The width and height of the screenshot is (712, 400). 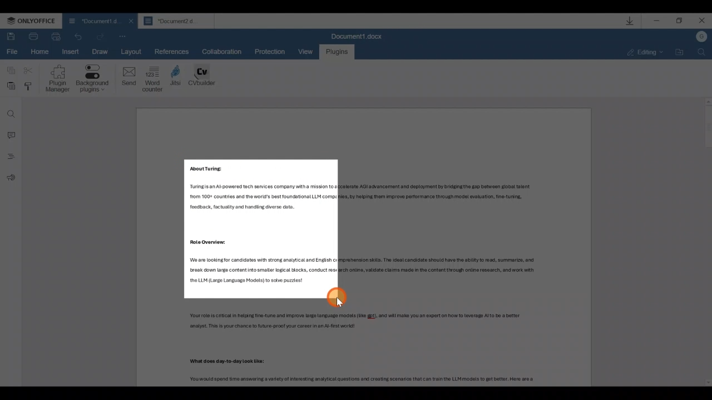 I want to click on CV builder, so click(x=202, y=77).